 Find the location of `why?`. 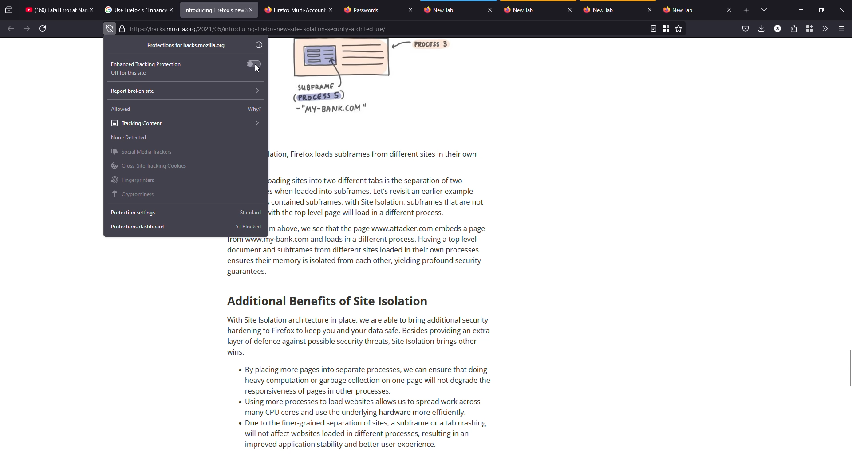

why? is located at coordinates (255, 110).